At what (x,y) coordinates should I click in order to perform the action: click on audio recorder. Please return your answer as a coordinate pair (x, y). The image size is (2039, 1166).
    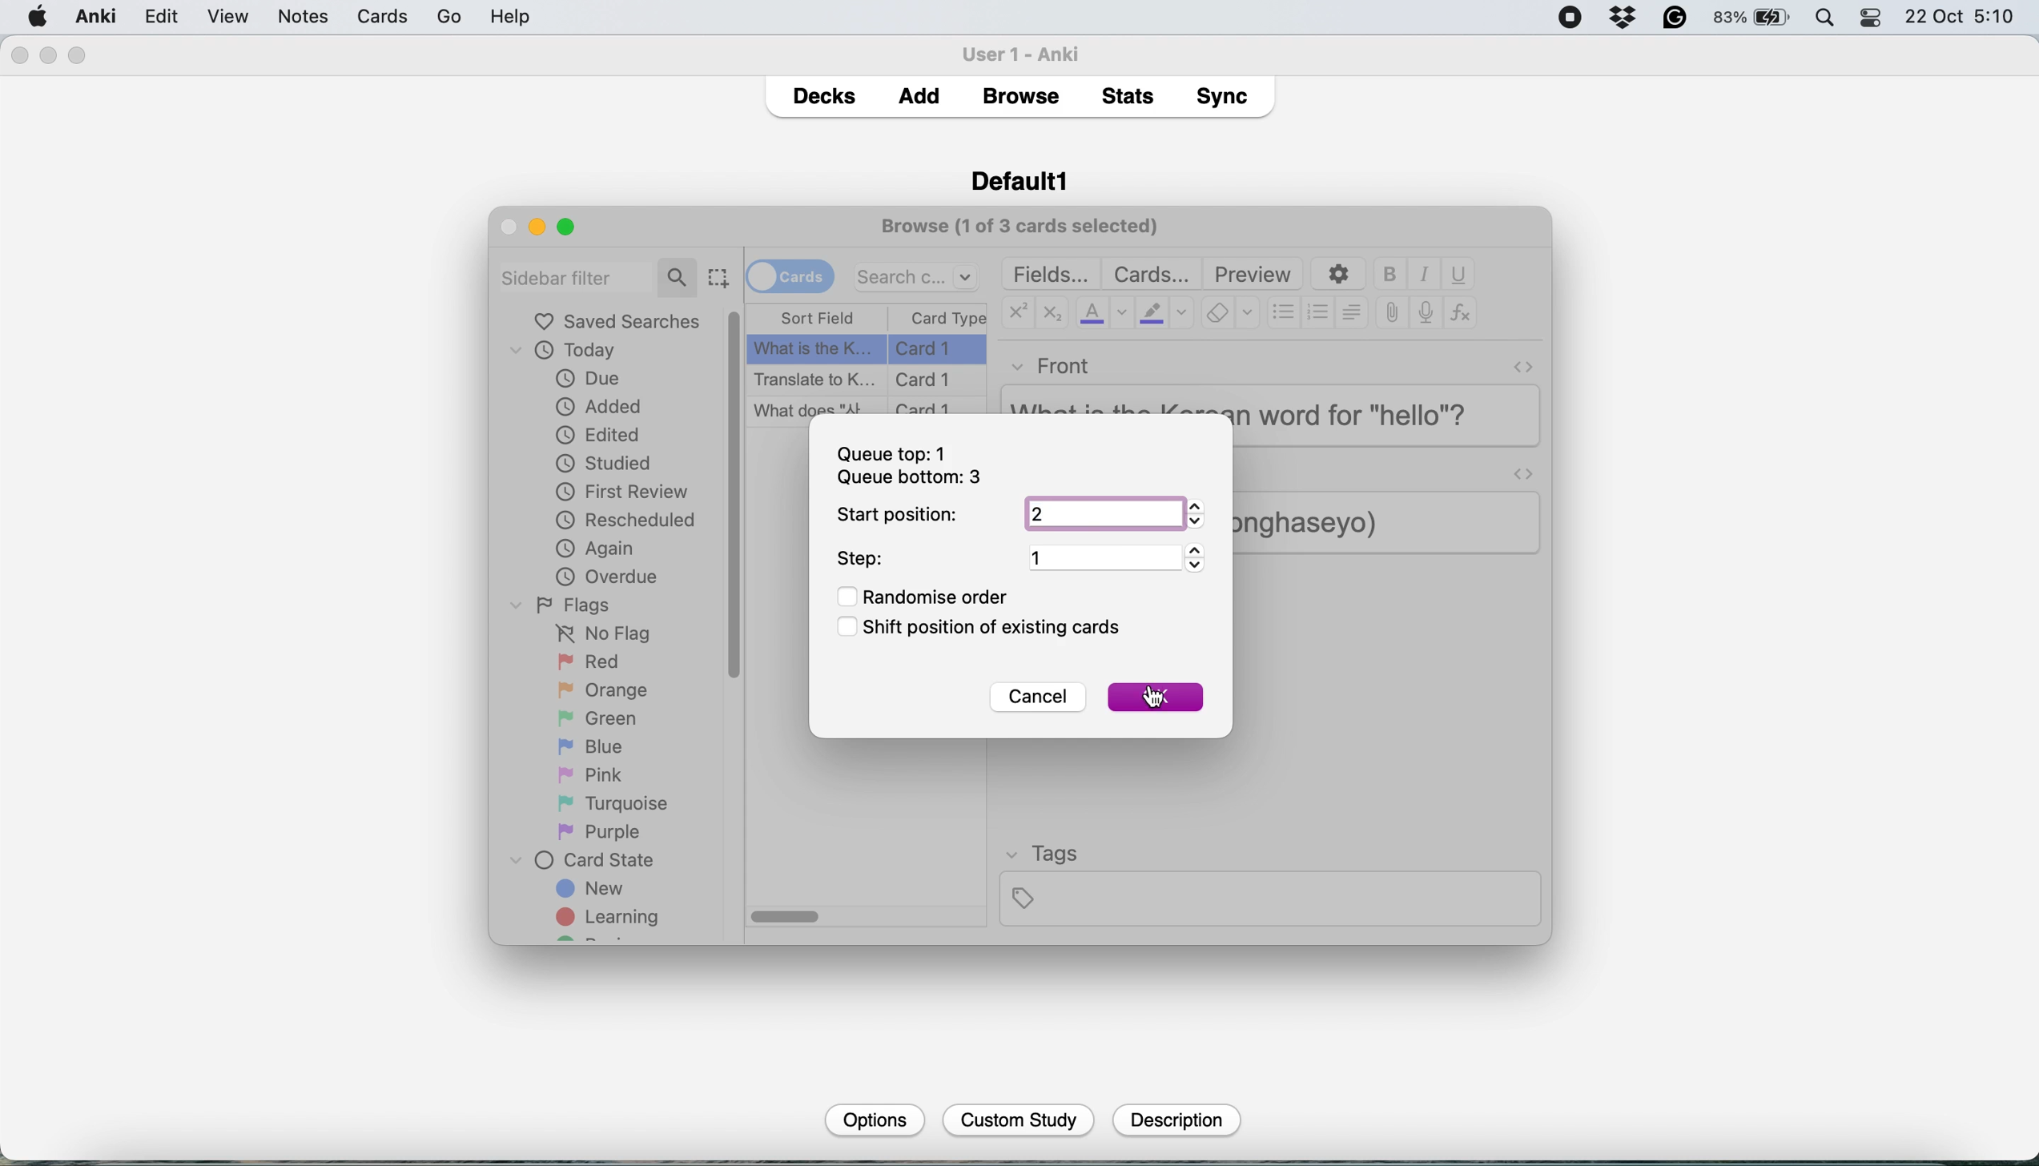
    Looking at the image, I should click on (1424, 315).